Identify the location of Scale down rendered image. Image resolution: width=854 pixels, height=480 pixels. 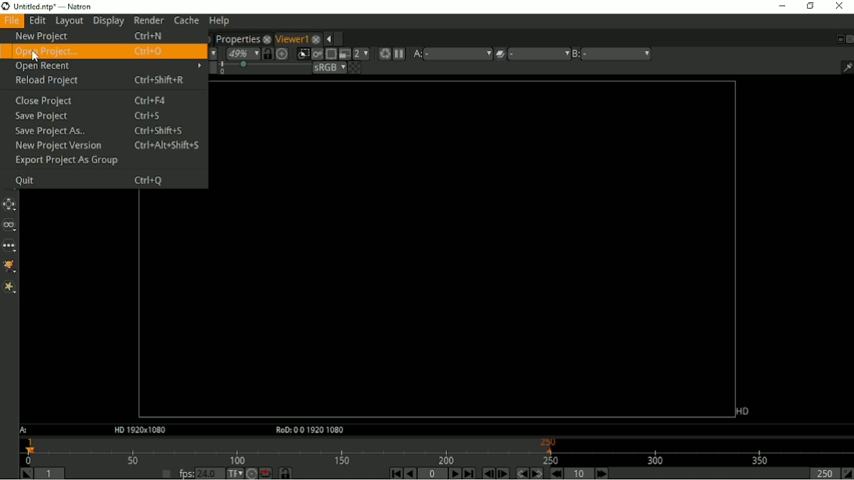
(361, 53).